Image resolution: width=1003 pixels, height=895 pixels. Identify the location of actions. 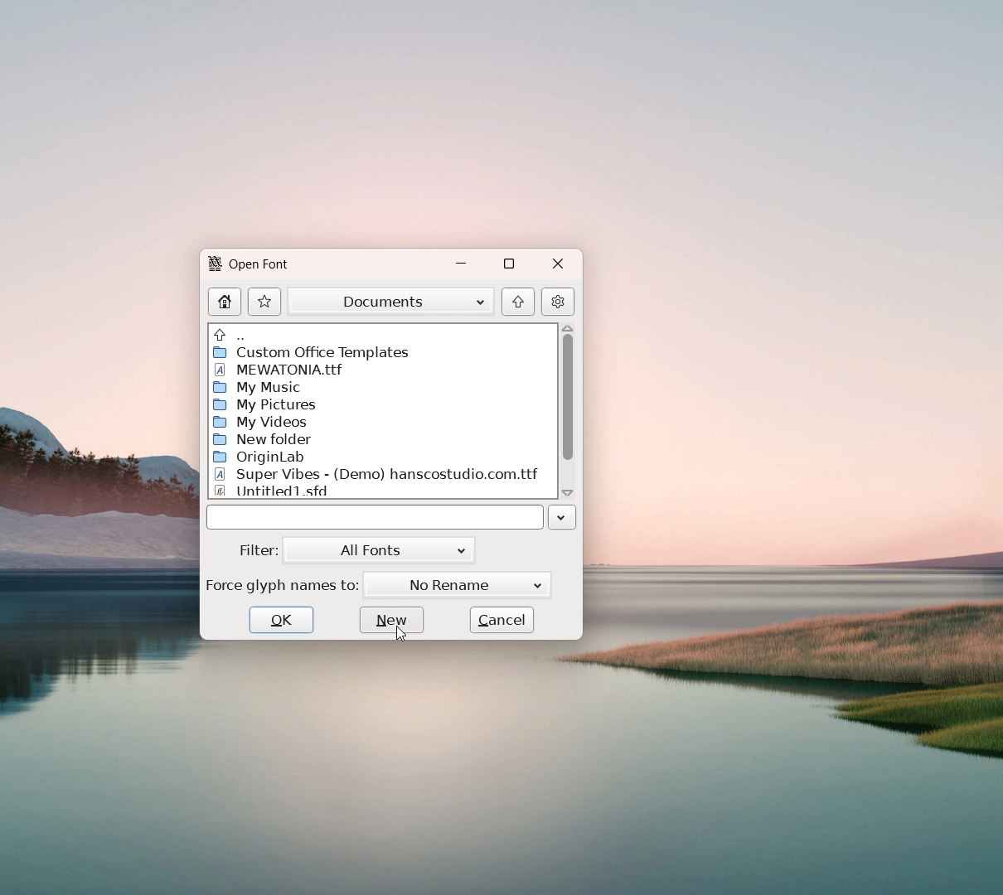
(264, 301).